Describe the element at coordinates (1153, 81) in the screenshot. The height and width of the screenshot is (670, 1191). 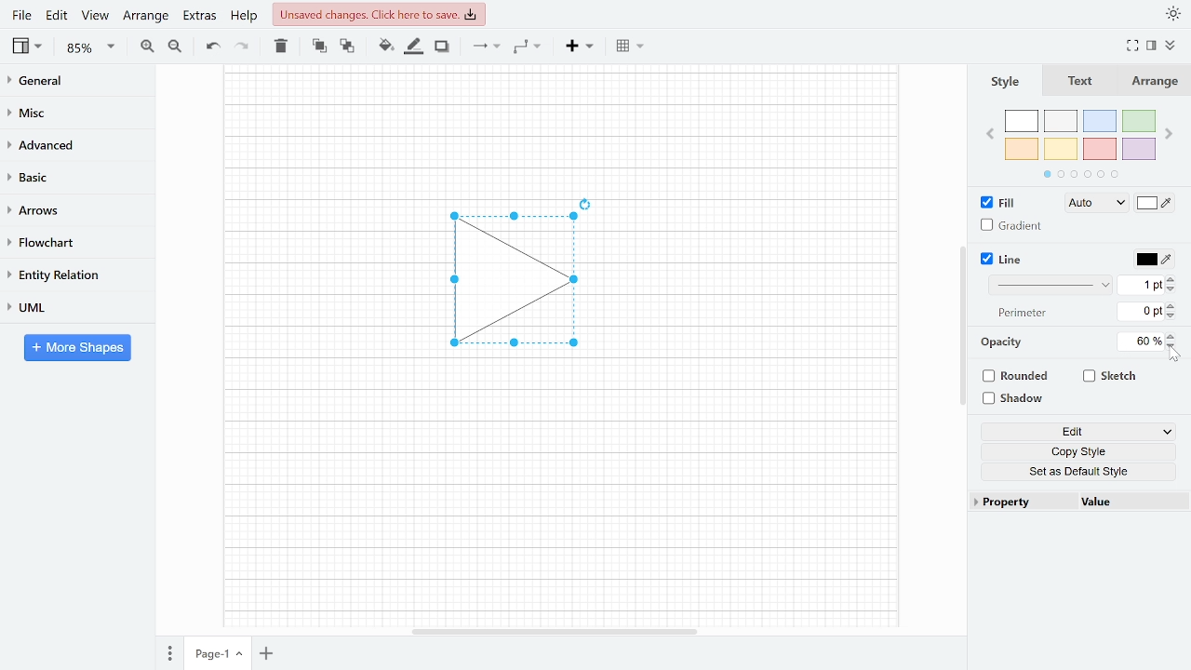
I see `Arrange` at that location.